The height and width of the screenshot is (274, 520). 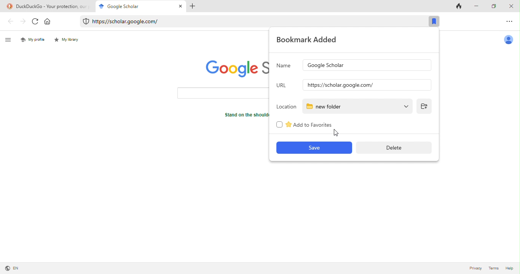 What do you see at coordinates (493, 269) in the screenshot?
I see `terms` at bounding box center [493, 269].